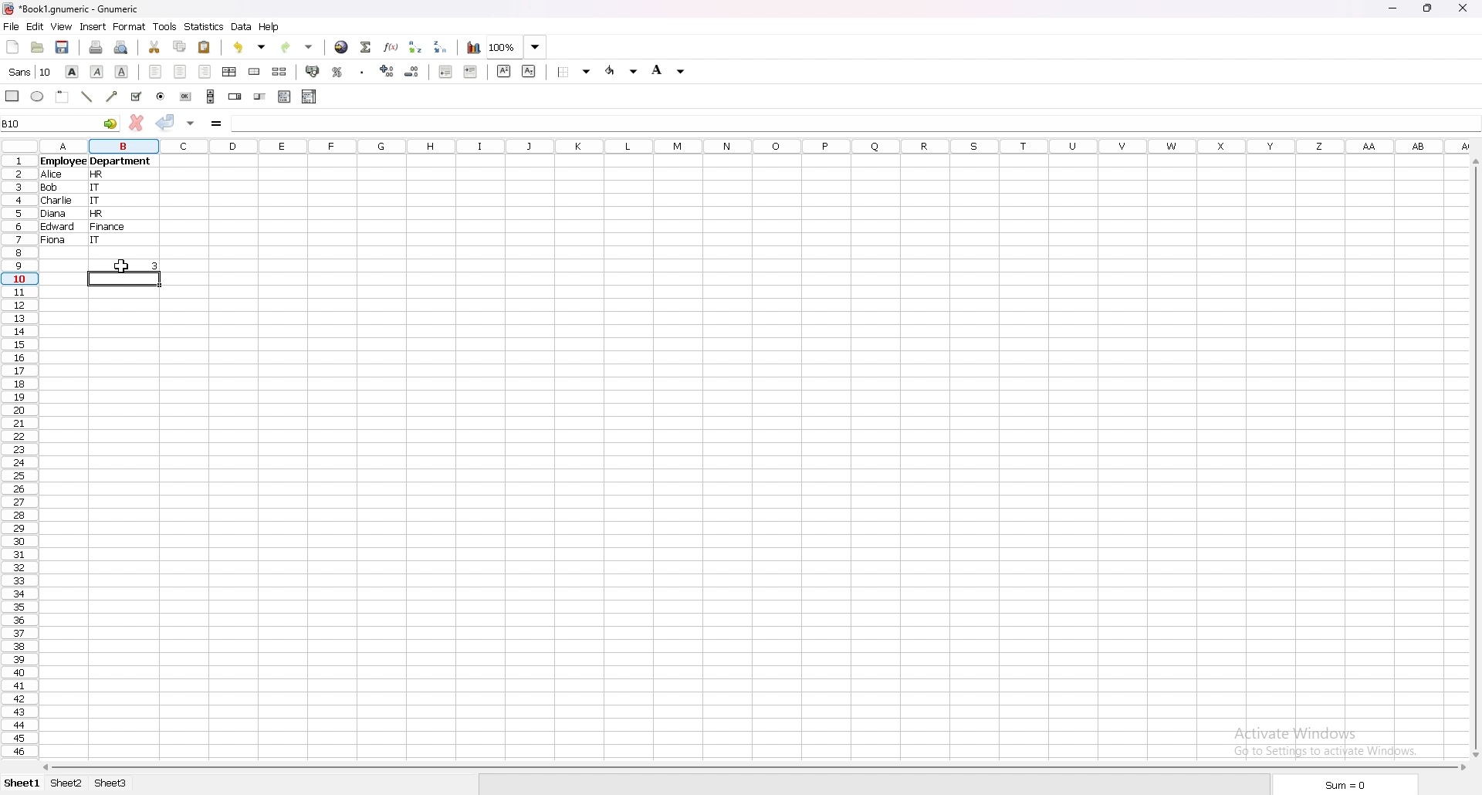 The height and width of the screenshot is (795, 1482). What do you see at coordinates (504, 70) in the screenshot?
I see `superscript` at bounding box center [504, 70].